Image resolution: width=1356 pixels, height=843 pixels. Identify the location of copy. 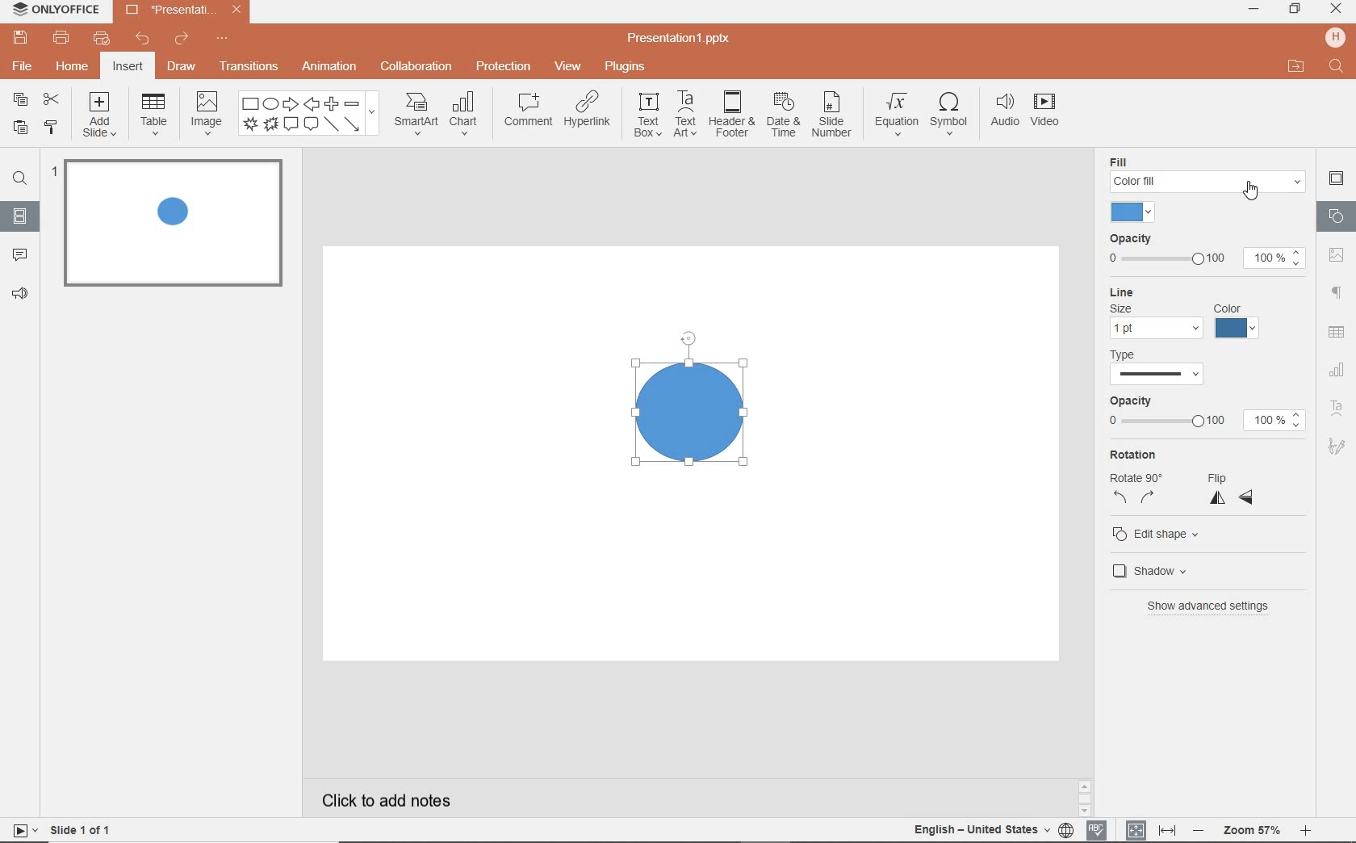
(23, 101).